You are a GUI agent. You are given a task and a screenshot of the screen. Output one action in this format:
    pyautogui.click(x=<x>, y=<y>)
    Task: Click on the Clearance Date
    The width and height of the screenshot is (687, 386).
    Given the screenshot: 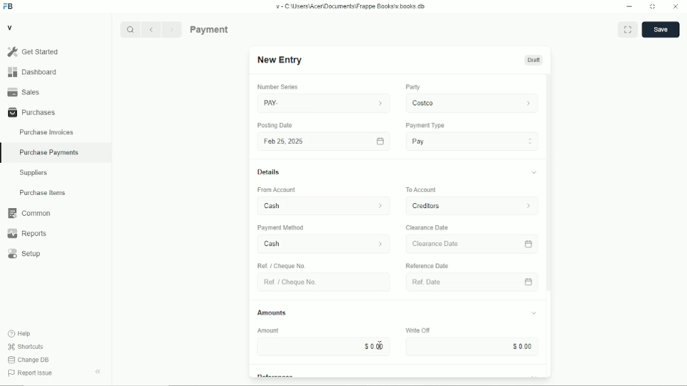 What is the action you would take?
    pyautogui.click(x=430, y=228)
    